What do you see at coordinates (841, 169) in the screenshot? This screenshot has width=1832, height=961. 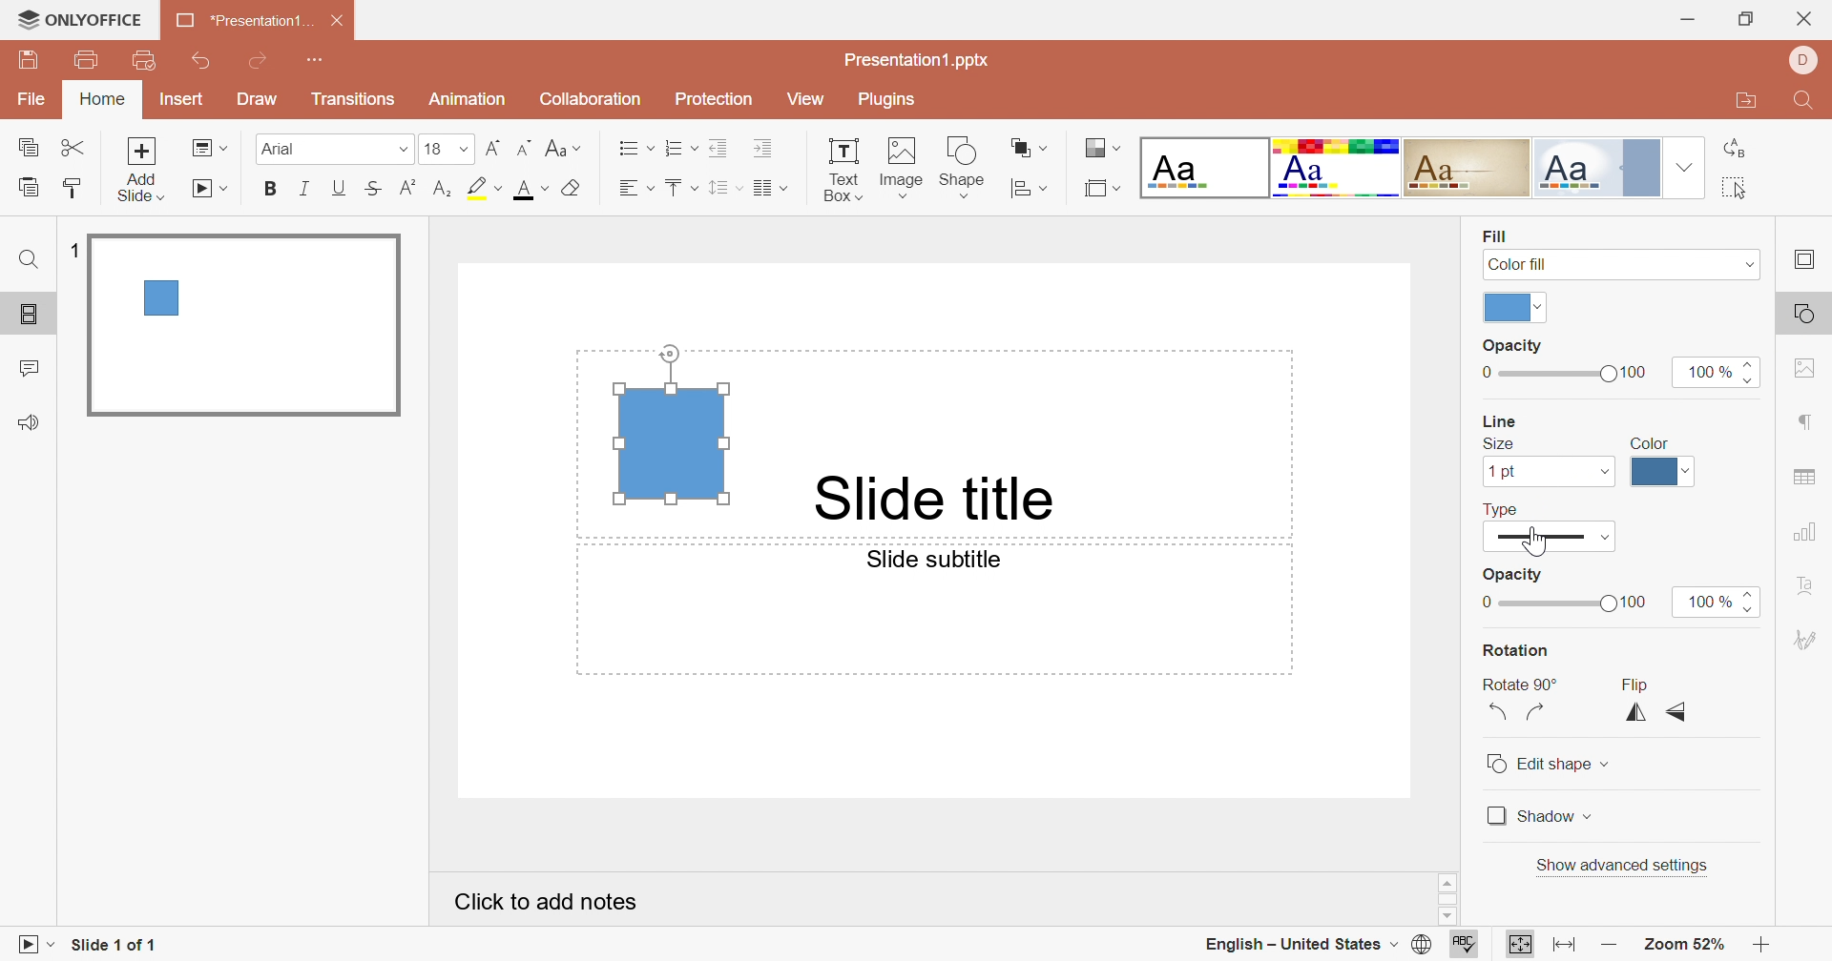 I see `Text Box` at bounding box center [841, 169].